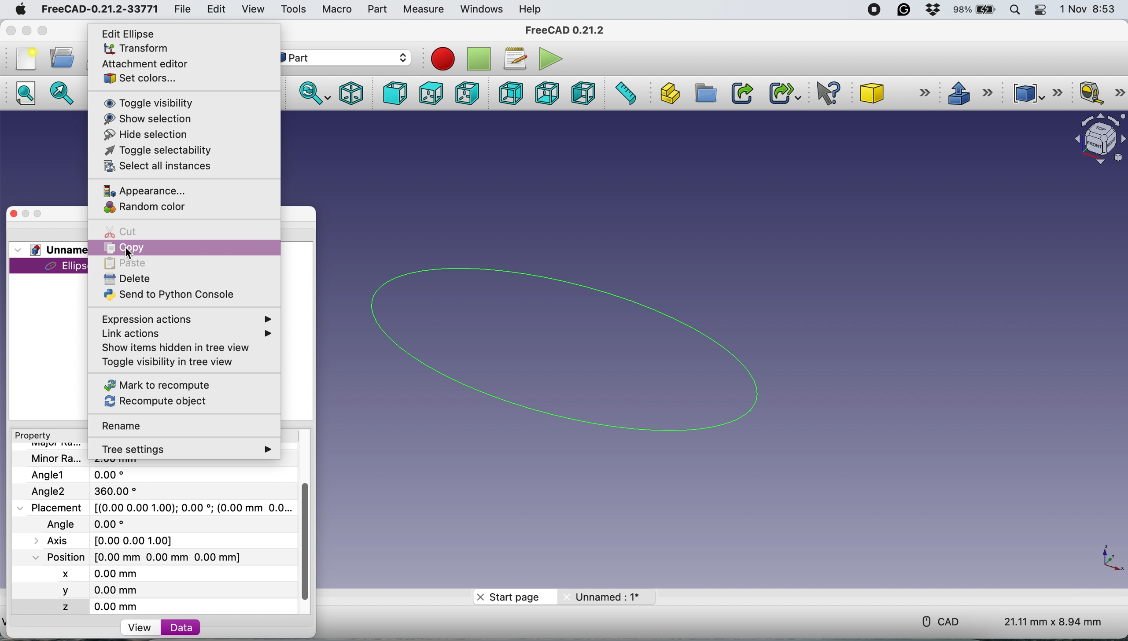 The width and height of the screenshot is (1128, 641). What do you see at coordinates (442, 58) in the screenshot?
I see `record macros` at bounding box center [442, 58].